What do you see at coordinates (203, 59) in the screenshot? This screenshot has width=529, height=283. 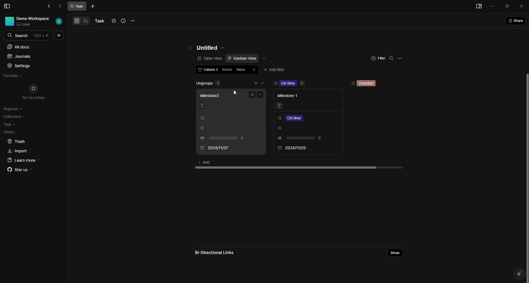 I see `Table view` at bounding box center [203, 59].